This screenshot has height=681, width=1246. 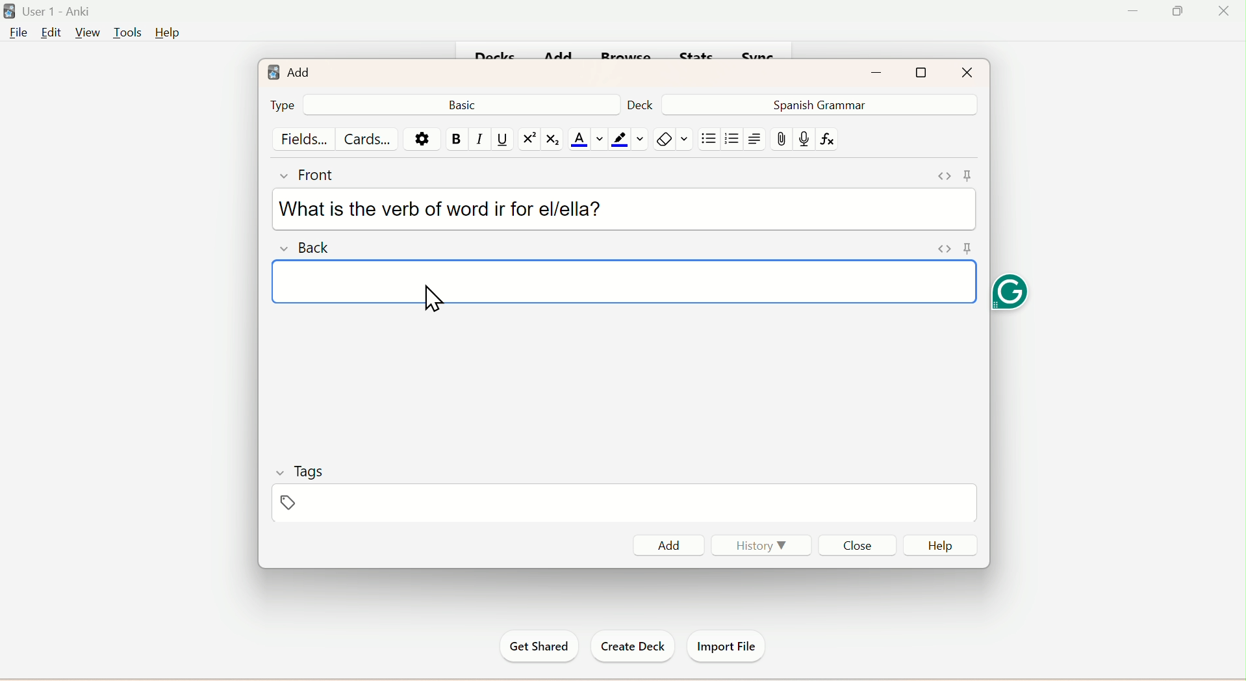 What do you see at coordinates (832, 140) in the screenshot?
I see `fx` at bounding box center [832, 140].